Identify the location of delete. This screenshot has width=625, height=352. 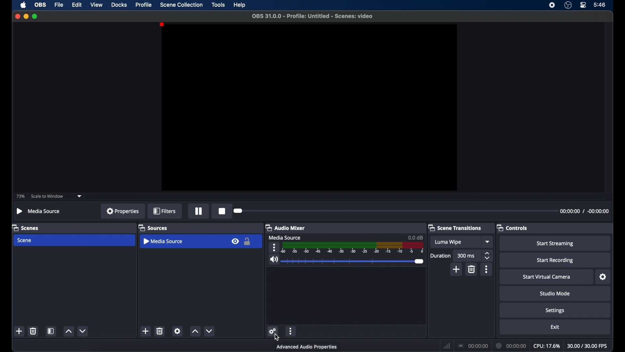
(160, 331).